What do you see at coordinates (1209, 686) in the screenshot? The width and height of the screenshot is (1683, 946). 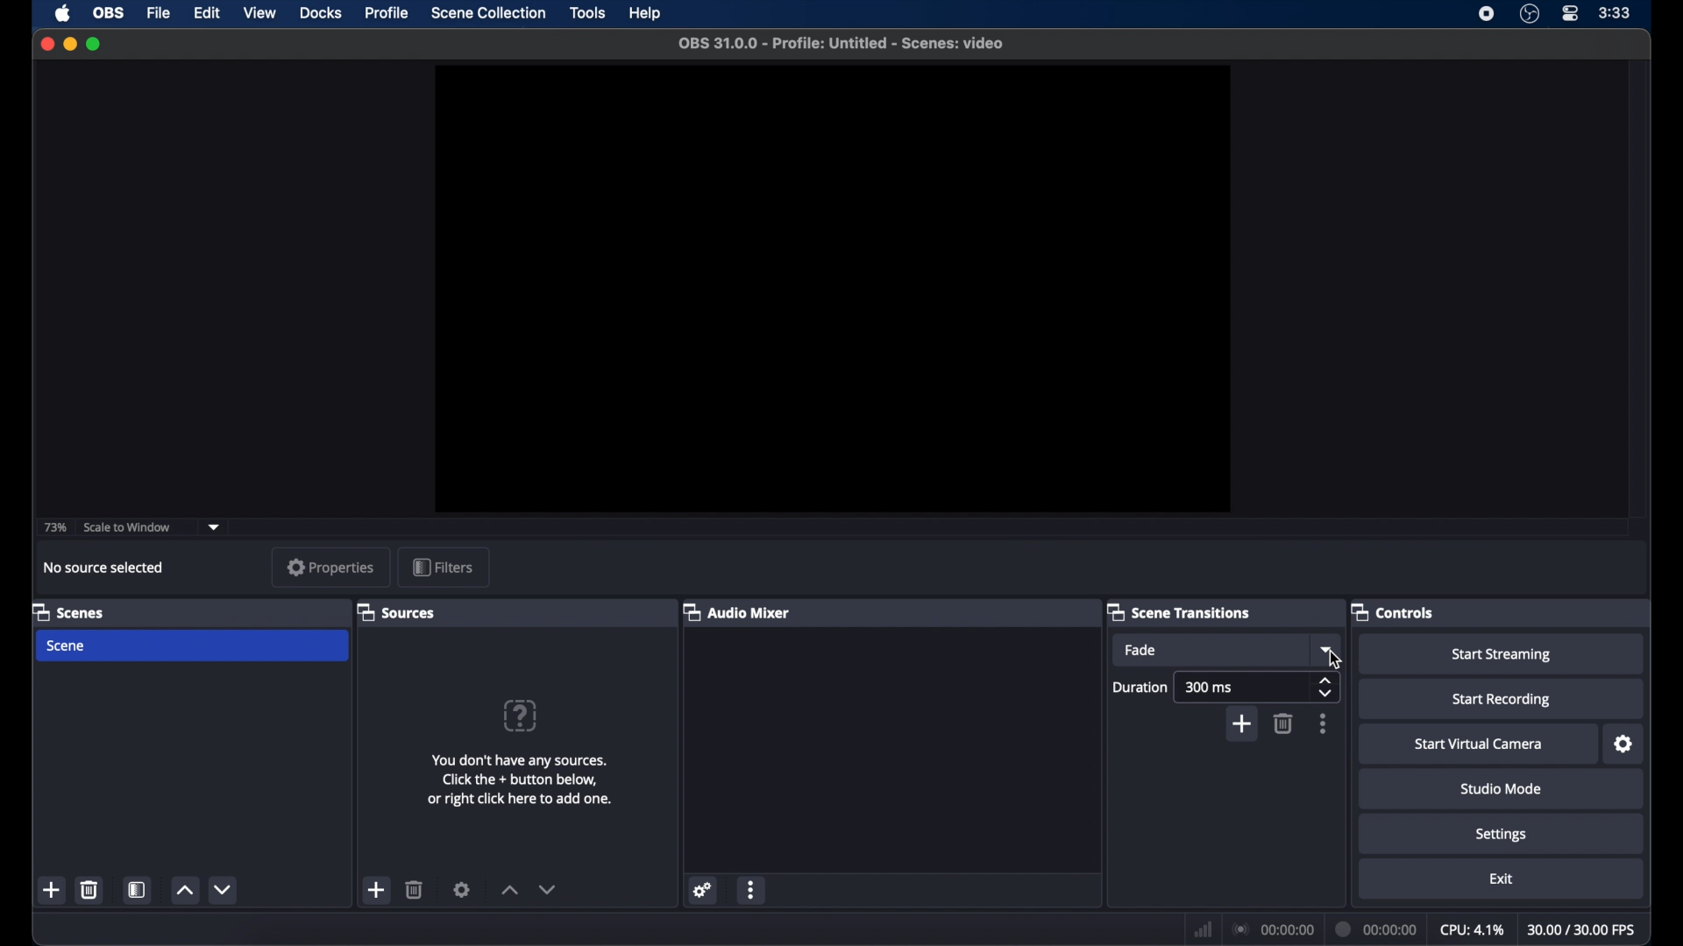 I see `300 ms` at bounding box center [1209, 686].